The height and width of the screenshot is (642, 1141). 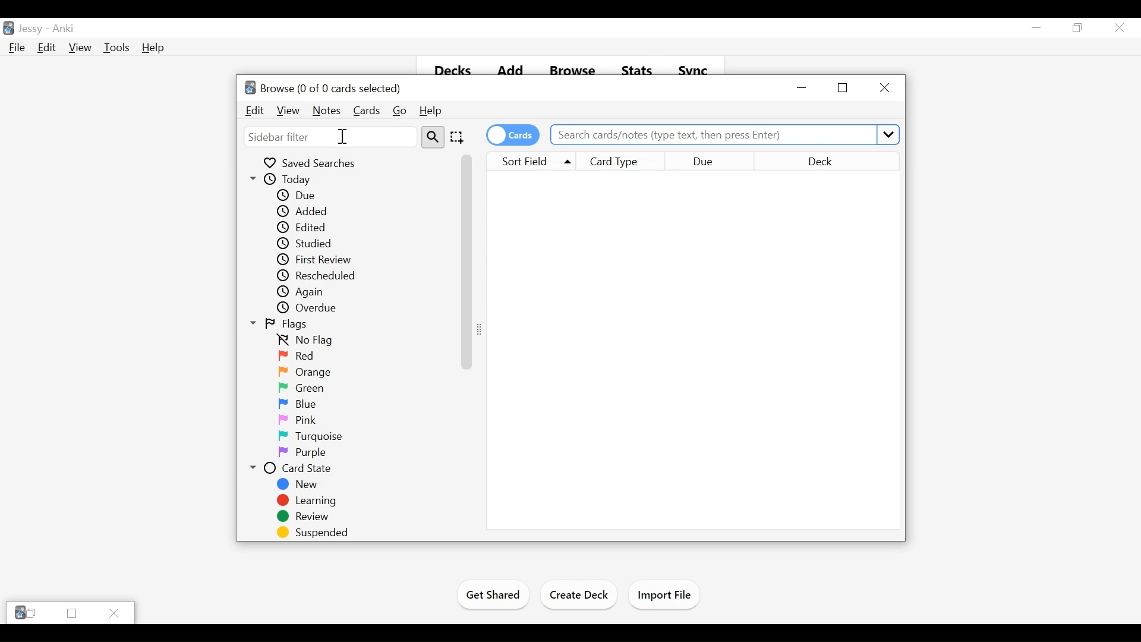 I want to click on Vertical Scroll bar, so click(x=465, y=260).